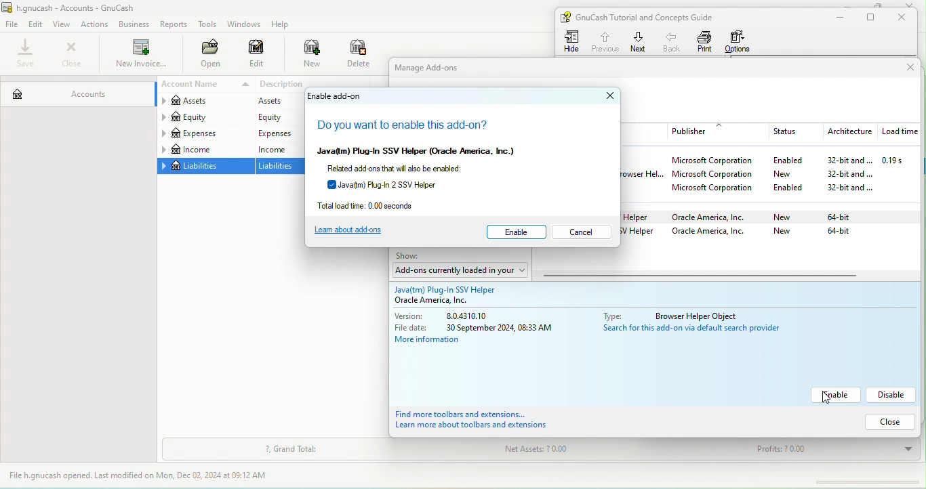 Image resolution: width=926 pixels, height=489 pixels. Describe the element at coordinates (459, 270) in the screenshot. I see `add ons currently loaded in your ` at that location.